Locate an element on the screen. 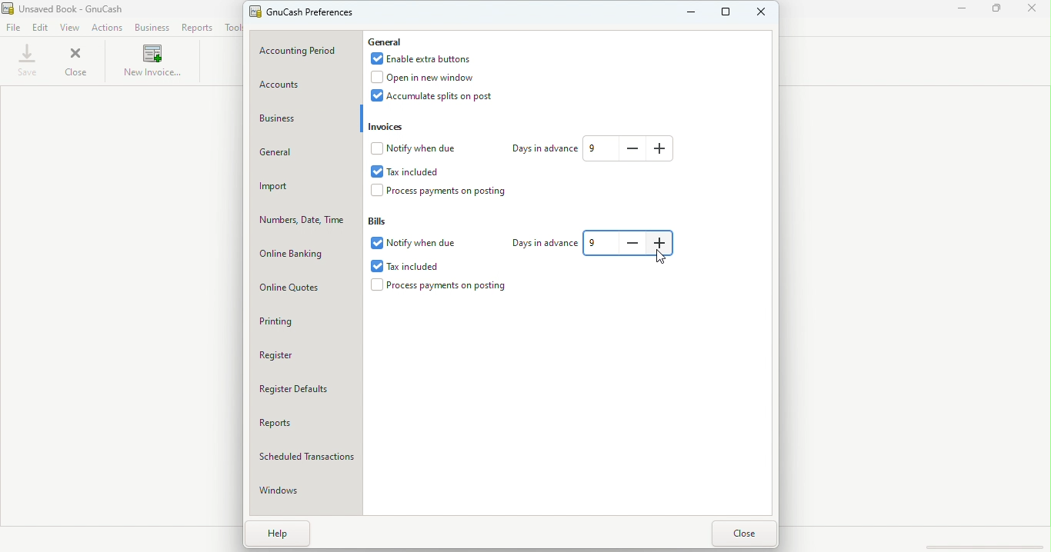 This screenshot has height=552, width=1051. Decrease is located at coordinates (636, 246).